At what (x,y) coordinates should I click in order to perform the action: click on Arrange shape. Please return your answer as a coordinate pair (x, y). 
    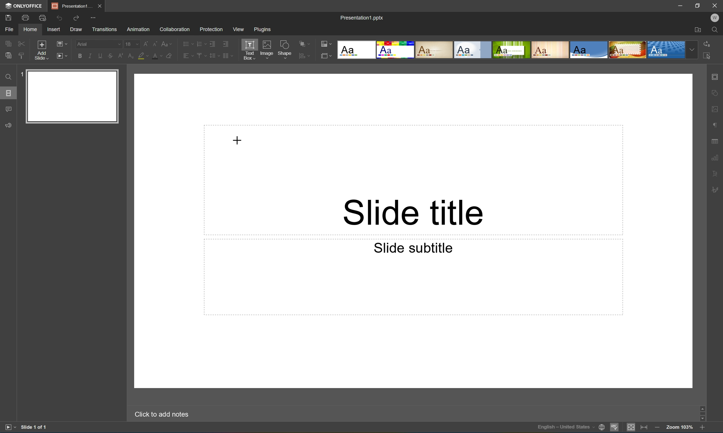
    Looking at the image, I should click on (306, 44).